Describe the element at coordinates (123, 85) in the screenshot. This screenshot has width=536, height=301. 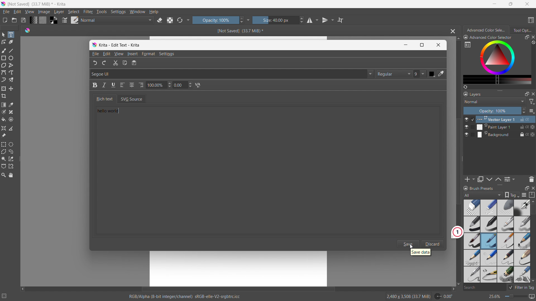
I see `Left align` at that location.